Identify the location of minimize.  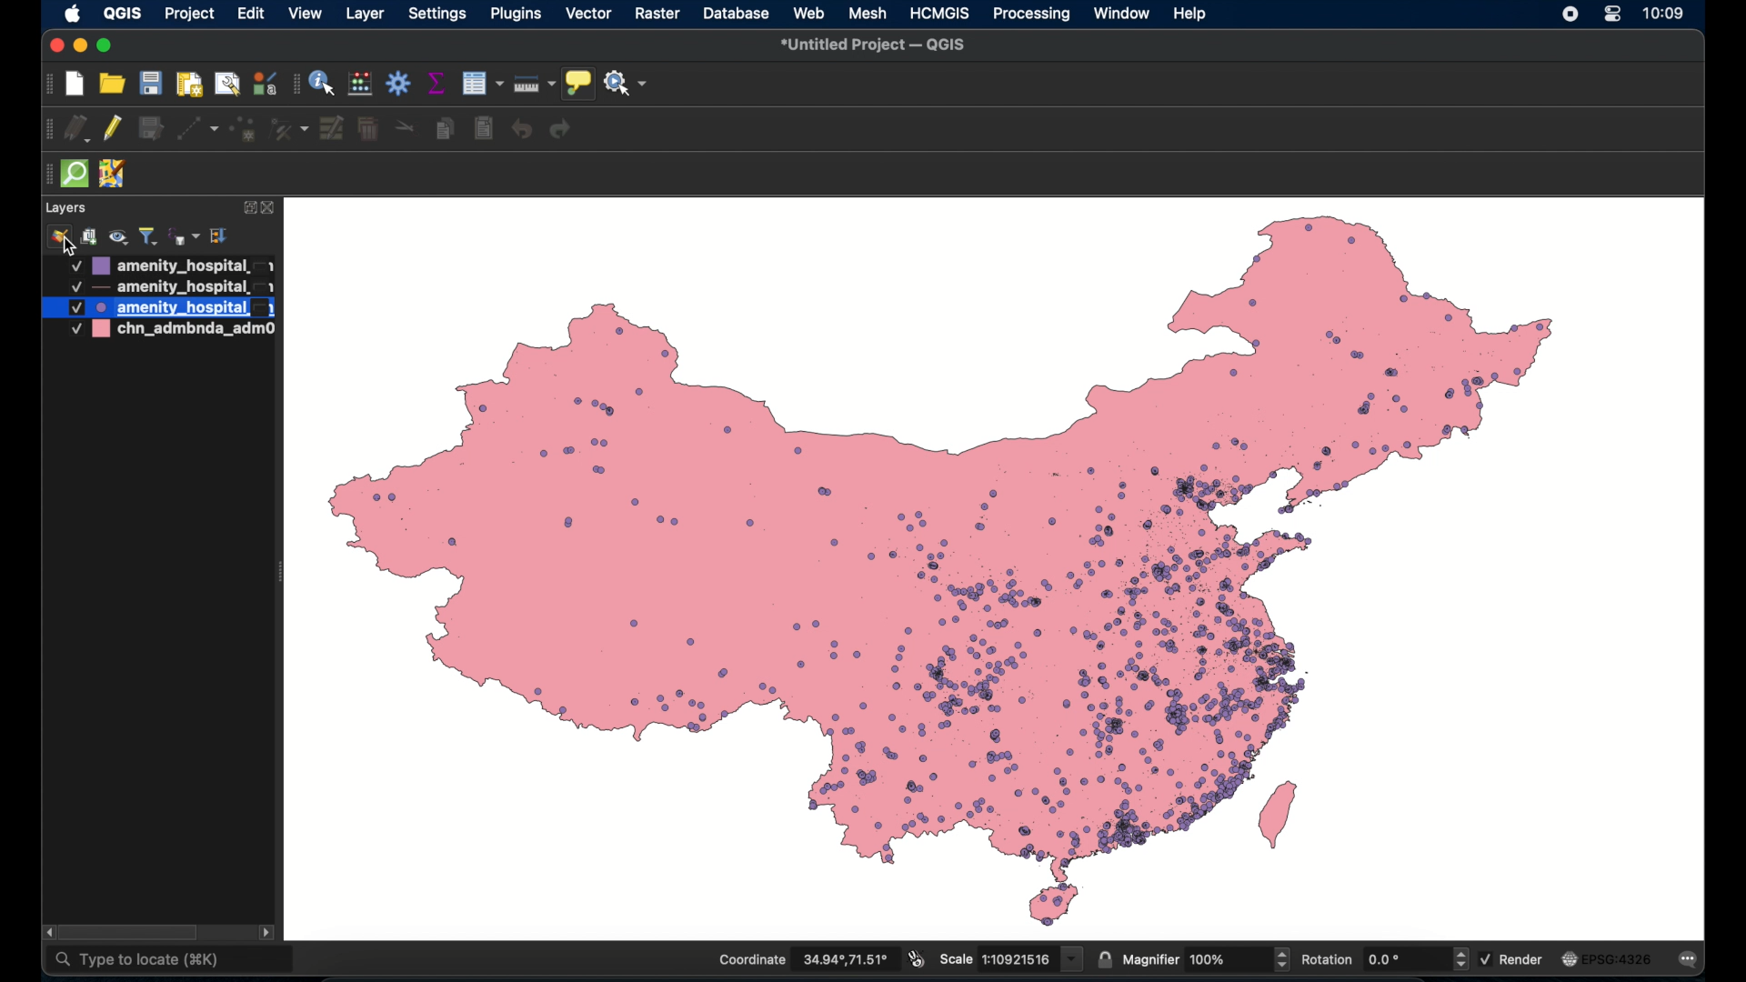
(79, 47).